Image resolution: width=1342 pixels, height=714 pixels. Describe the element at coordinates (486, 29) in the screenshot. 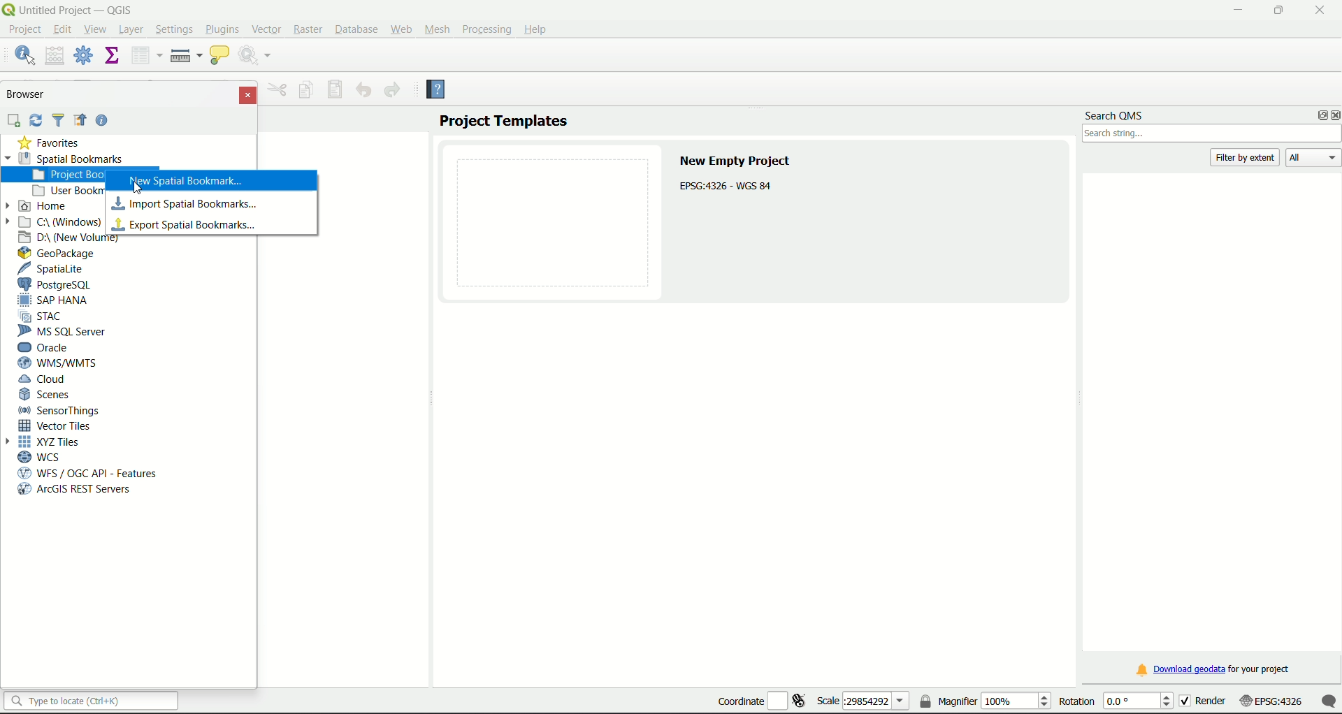

I see `Processing` at that location.